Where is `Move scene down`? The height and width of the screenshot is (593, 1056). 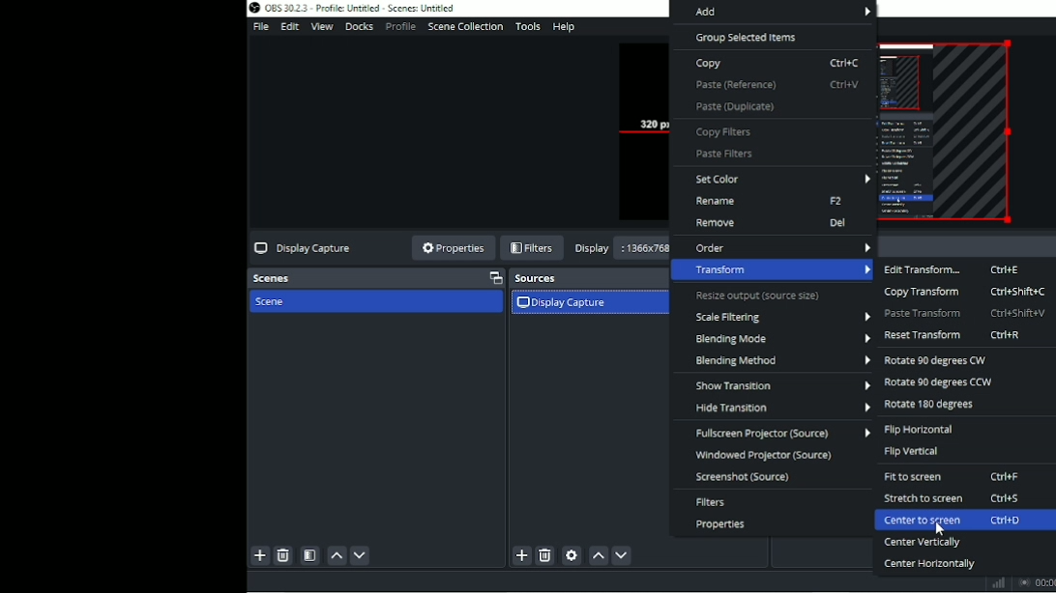 Move scene down is located at coordinates (362, 555).